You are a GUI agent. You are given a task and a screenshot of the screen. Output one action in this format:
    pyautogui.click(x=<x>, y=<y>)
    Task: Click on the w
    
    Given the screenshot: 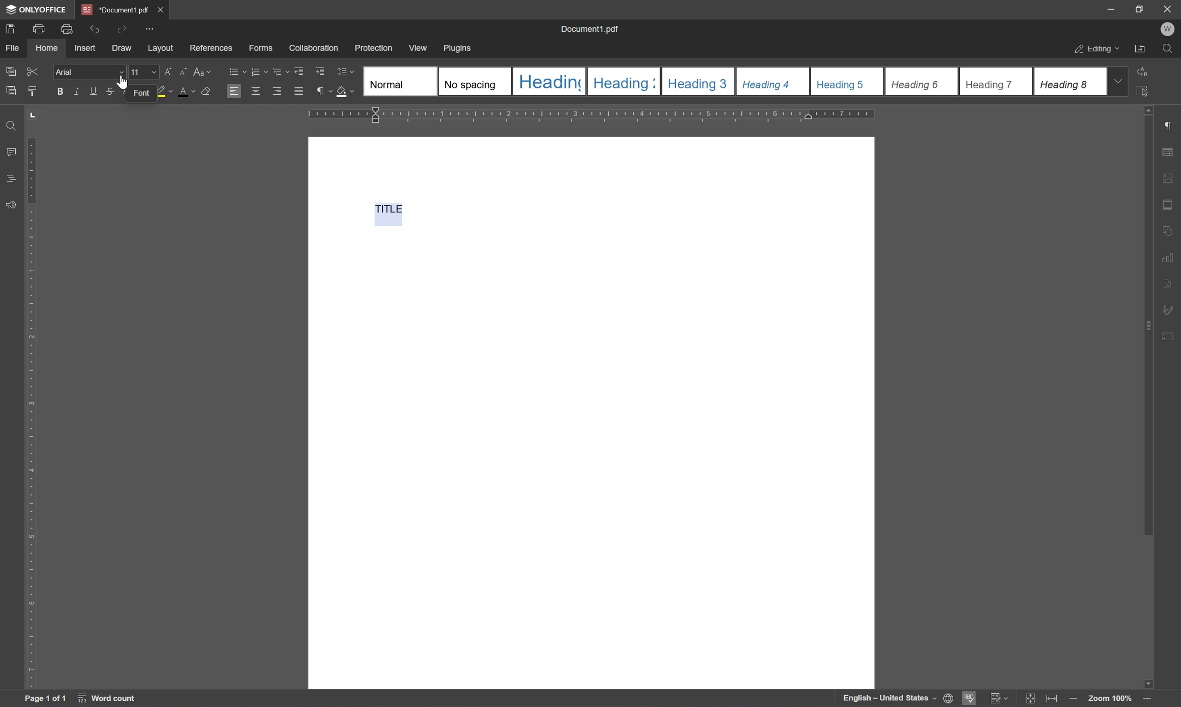 What is the action you would take?
    pyautogui.click(x=1169, y=28)
    